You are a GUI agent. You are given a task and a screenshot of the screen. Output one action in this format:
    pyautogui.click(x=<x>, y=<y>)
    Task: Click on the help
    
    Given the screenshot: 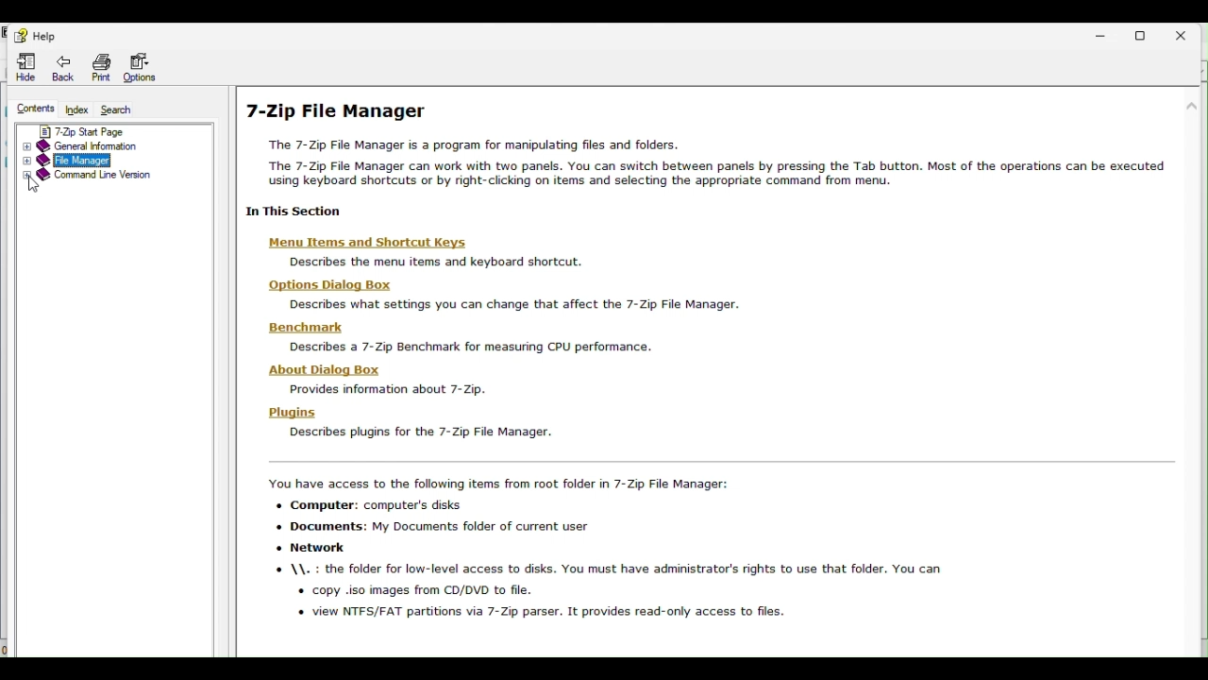 What is the action you would take?
    pyautogui.click(x=33, y=33)
    